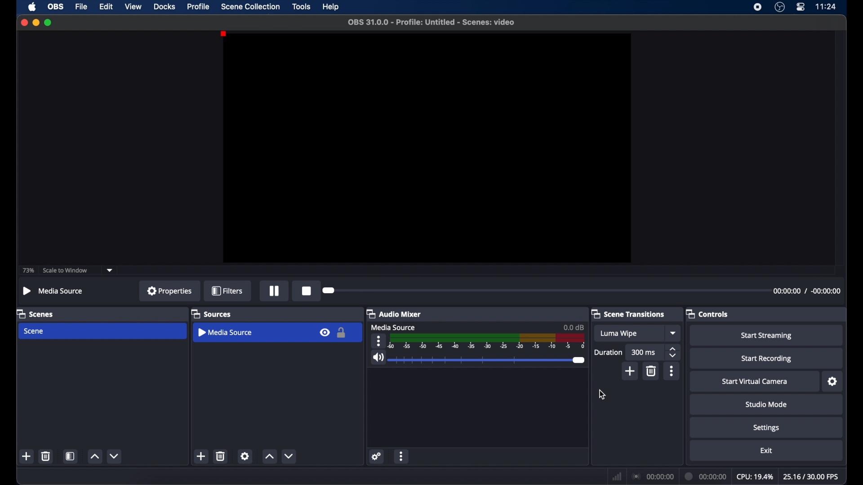 The width and height of the screenshot is (863, 485). I want to click on docks, so click(165, 7).